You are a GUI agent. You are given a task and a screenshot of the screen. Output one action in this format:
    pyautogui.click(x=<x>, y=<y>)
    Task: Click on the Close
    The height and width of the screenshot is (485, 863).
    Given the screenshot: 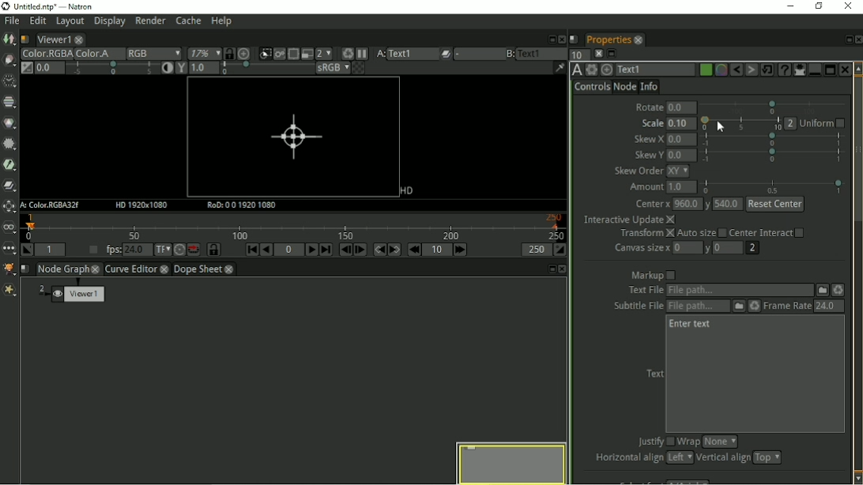 What is the action you would take?
    pyautogui.click(x=561, y=39)
    